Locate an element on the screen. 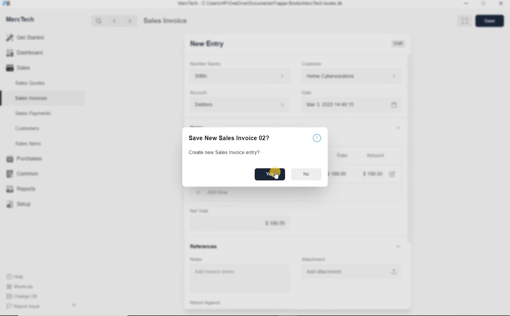  Customer is located at coordinates (316, 64).